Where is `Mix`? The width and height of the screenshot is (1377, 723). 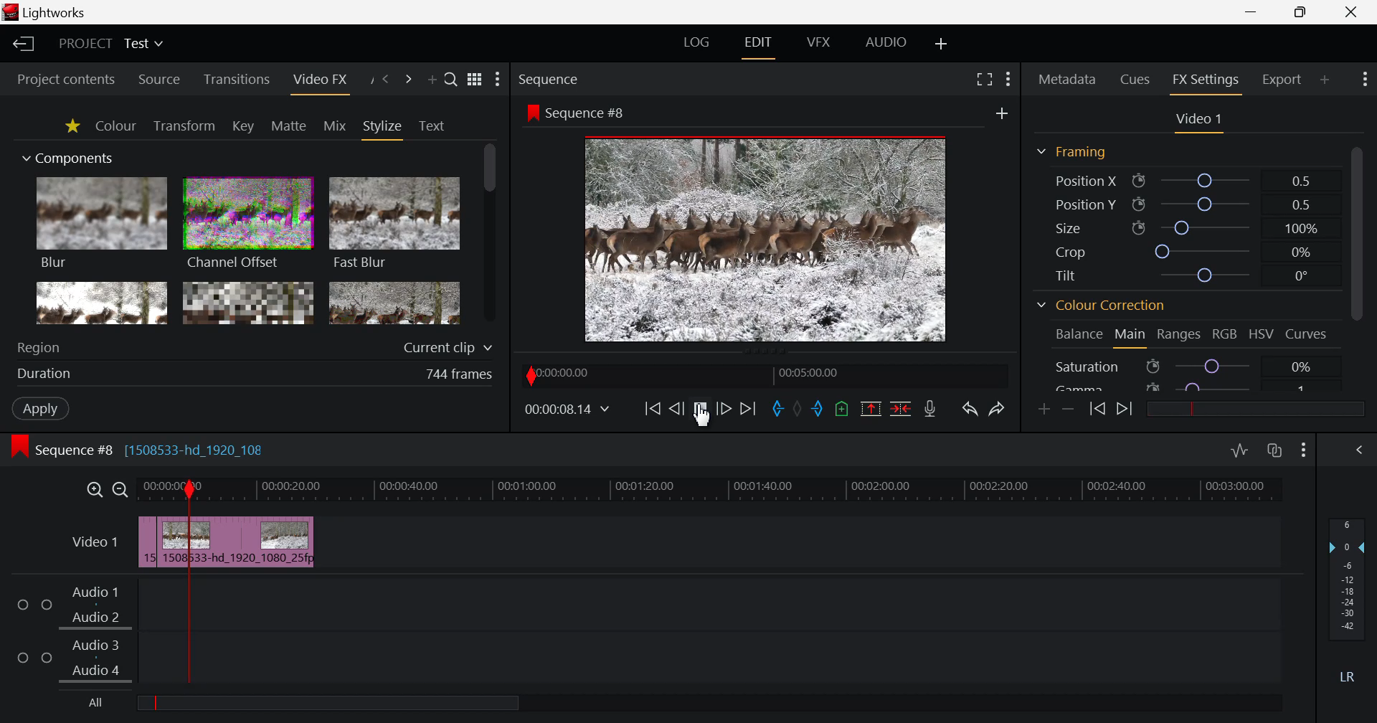 Mix is located at coordinates (335, 126).